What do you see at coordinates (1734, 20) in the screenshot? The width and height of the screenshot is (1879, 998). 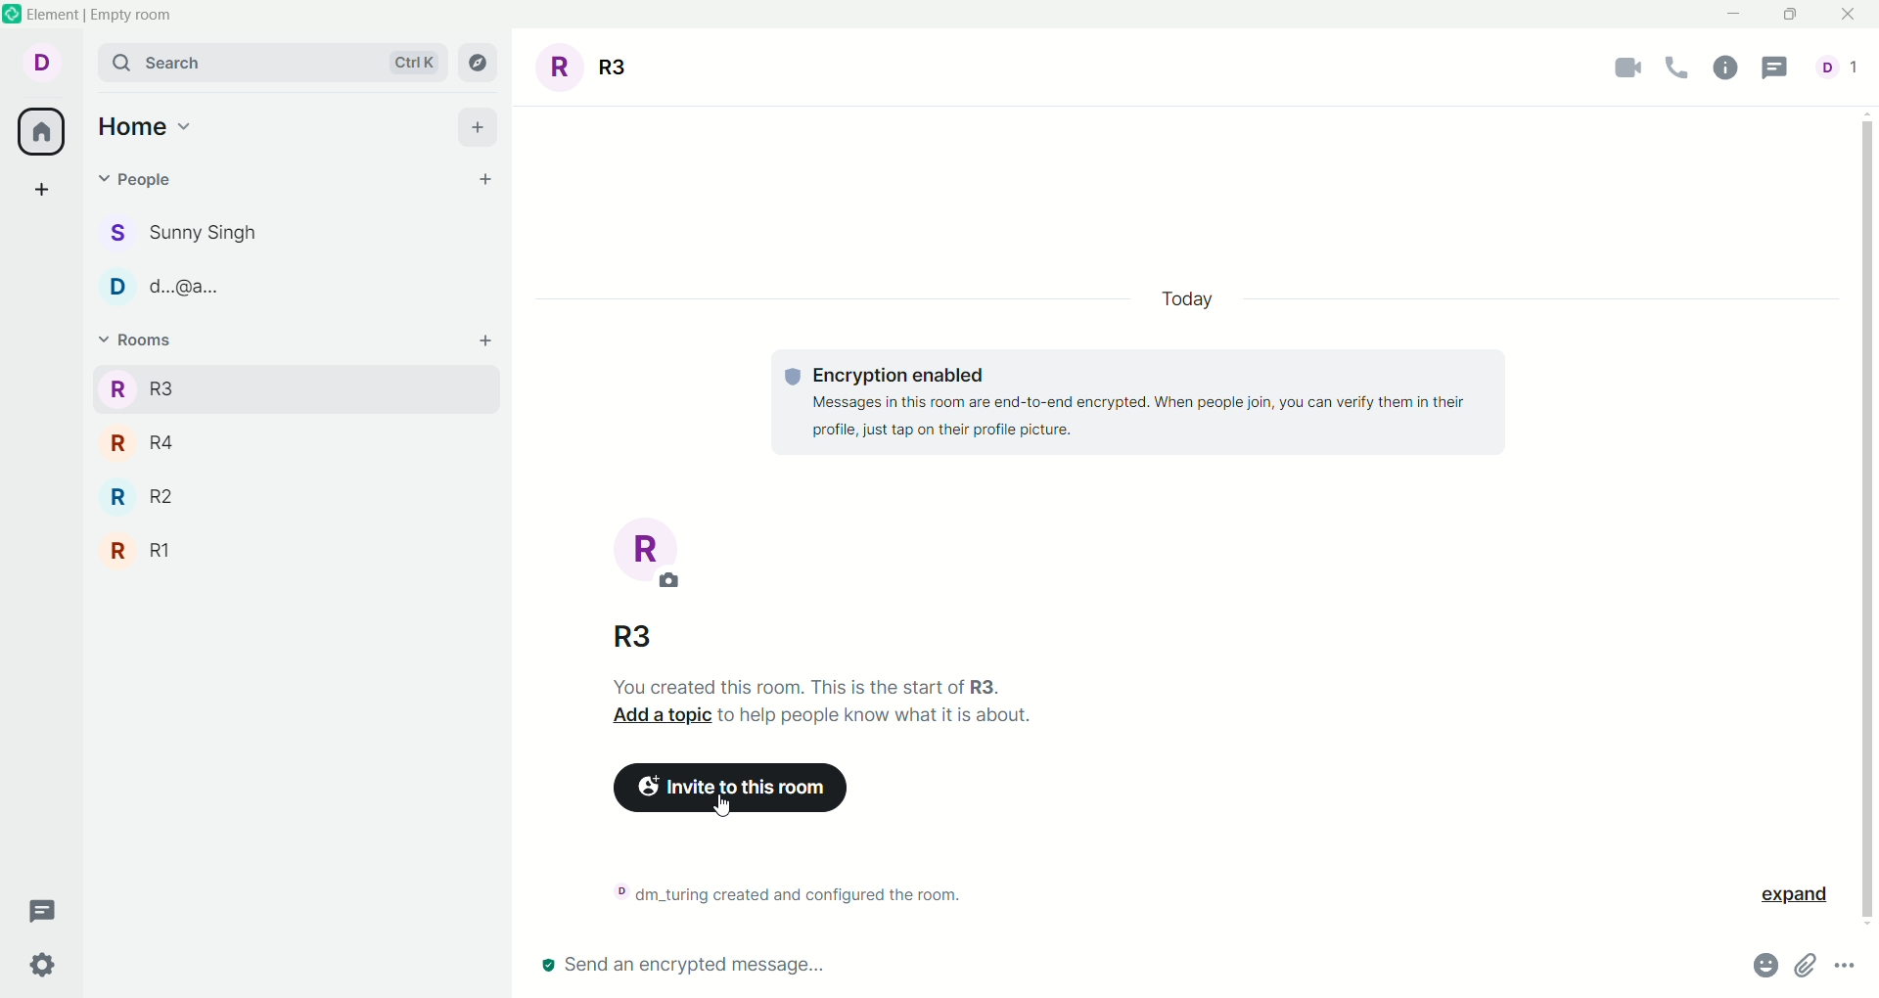 I see `minimize` at bounding box center [1734, 20].